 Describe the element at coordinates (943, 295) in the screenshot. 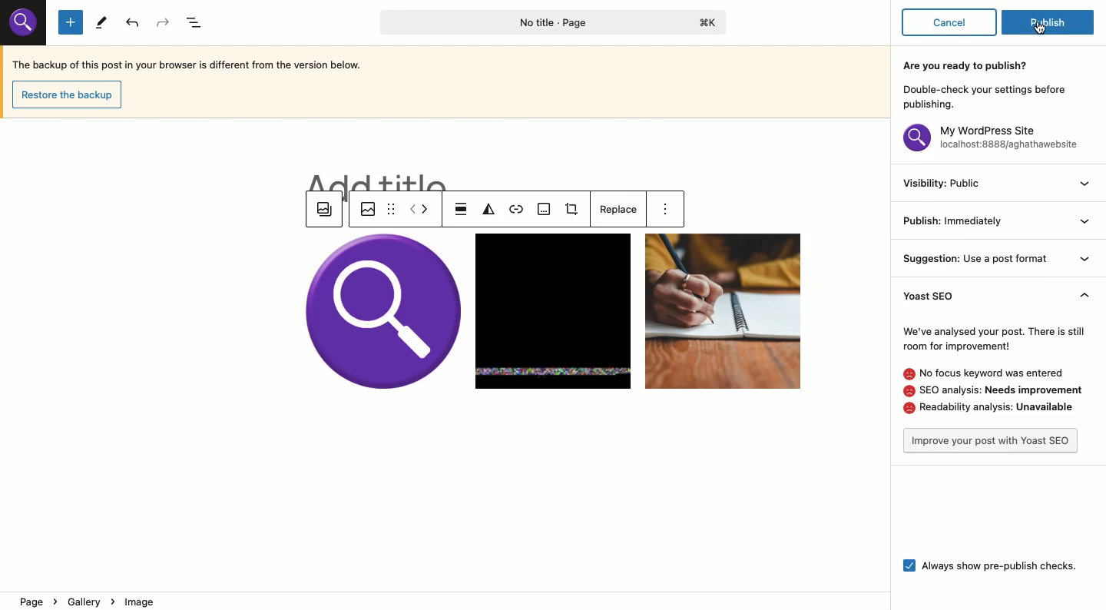

I see `Yoast SEO` at that location.